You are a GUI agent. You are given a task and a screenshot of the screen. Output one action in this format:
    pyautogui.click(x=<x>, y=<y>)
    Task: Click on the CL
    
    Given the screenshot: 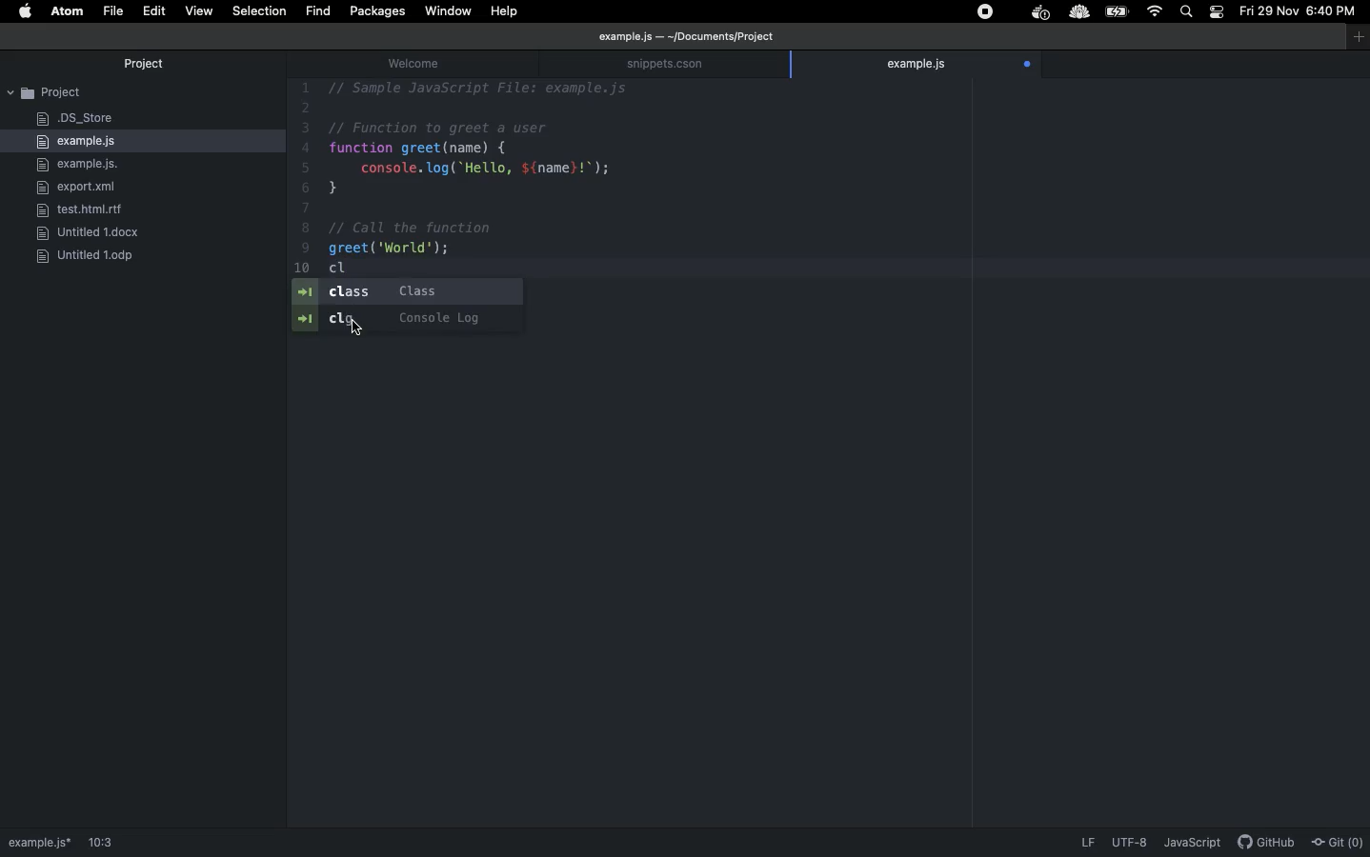 What is the action you would take?
    pyautogui.click(x=345, y=267)
    